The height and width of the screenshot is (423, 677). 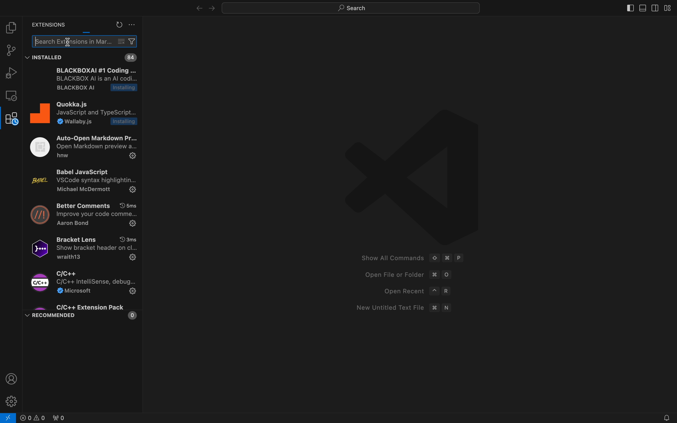 I want to click on Babel Javascript VSCode syntac highlighting Michael Mcdermot, so click(x=87, y=184).